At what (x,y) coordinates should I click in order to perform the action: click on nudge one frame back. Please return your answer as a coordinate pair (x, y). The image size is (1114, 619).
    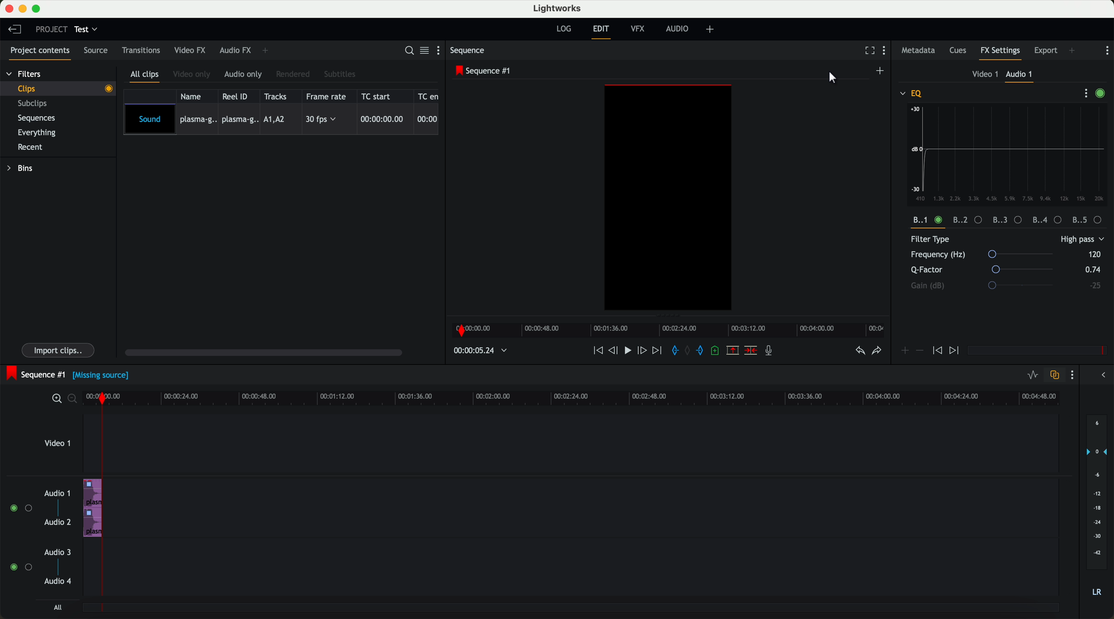
    Looking at the image, I should click on (615, 351).